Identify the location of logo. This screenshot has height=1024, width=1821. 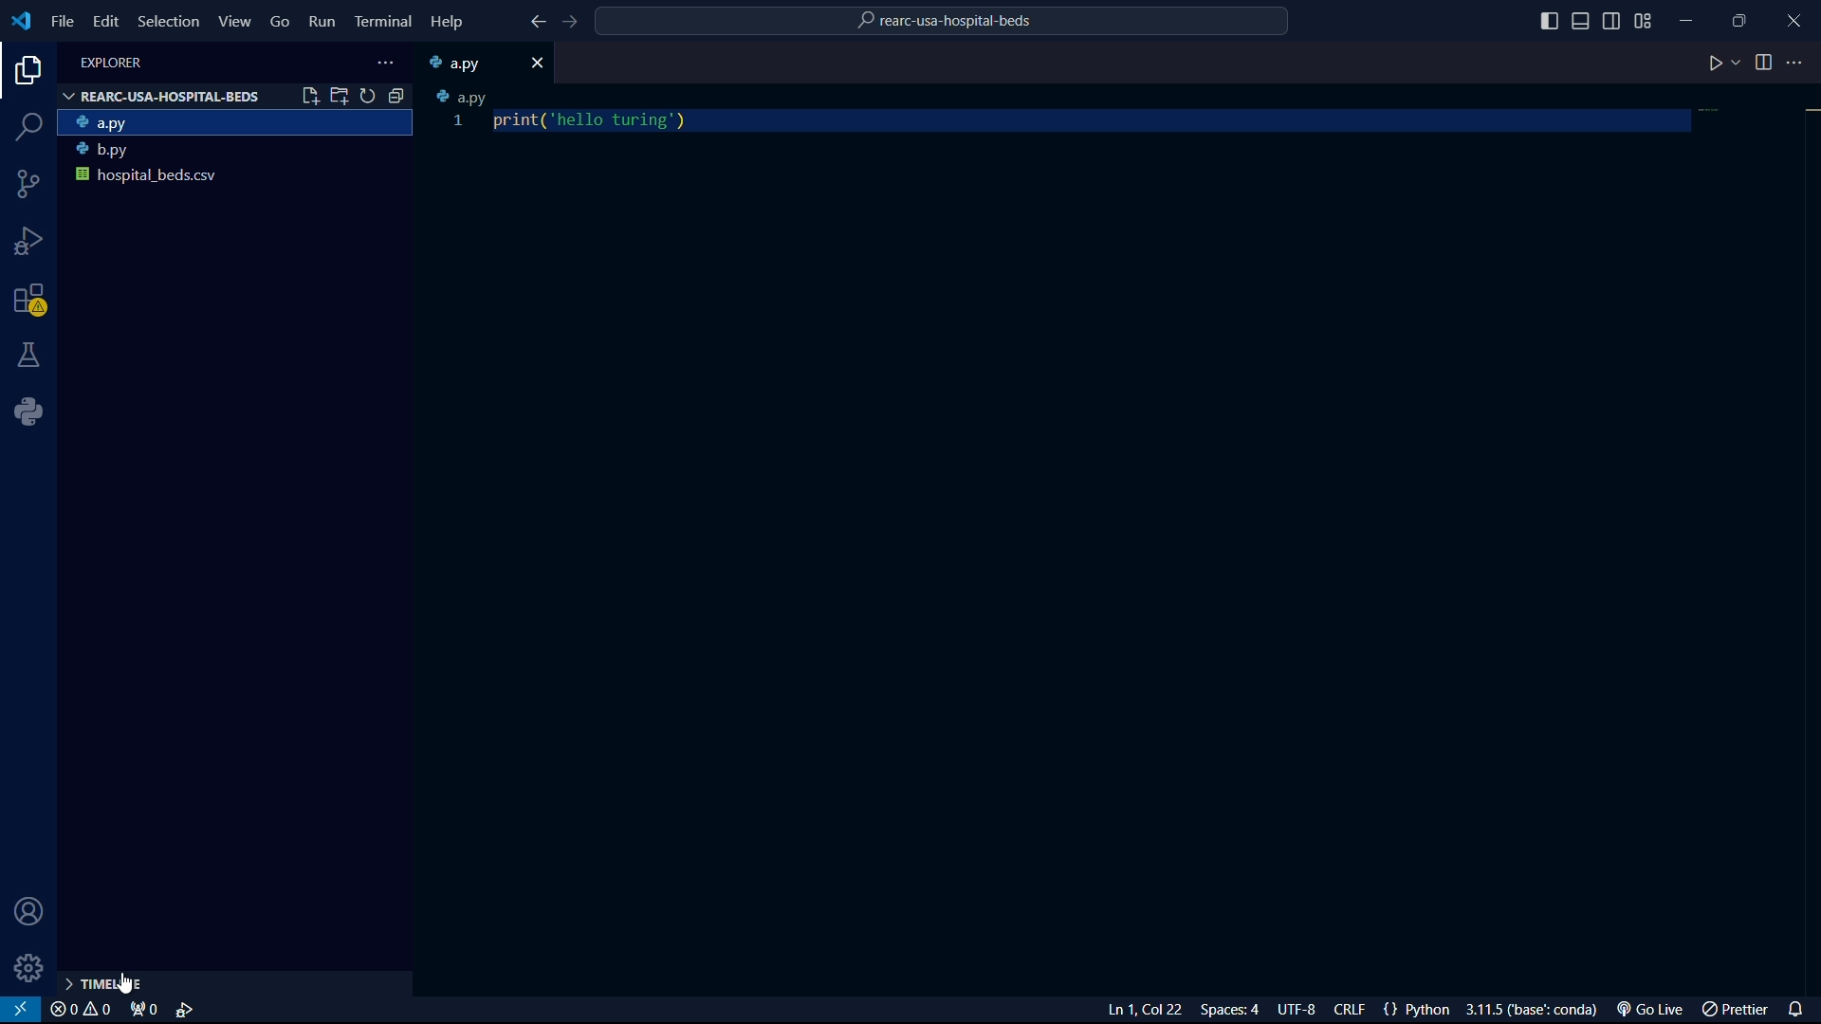
(21, 21).